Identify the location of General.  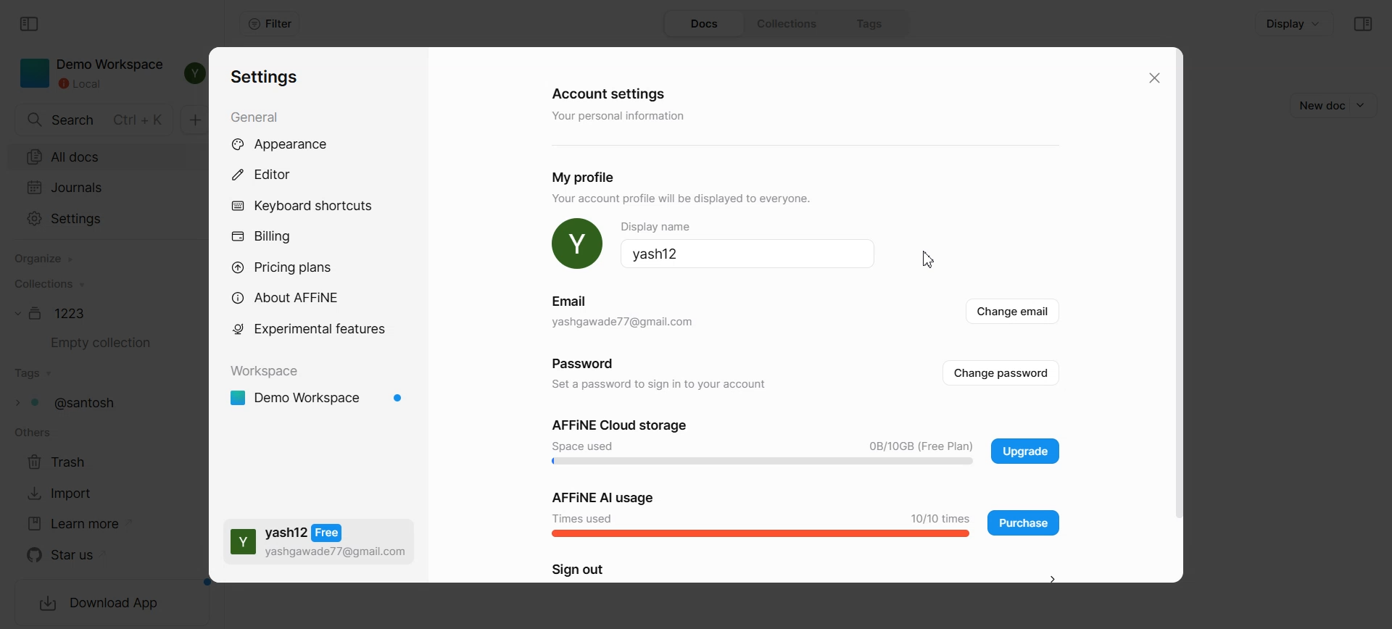
(260, 116).